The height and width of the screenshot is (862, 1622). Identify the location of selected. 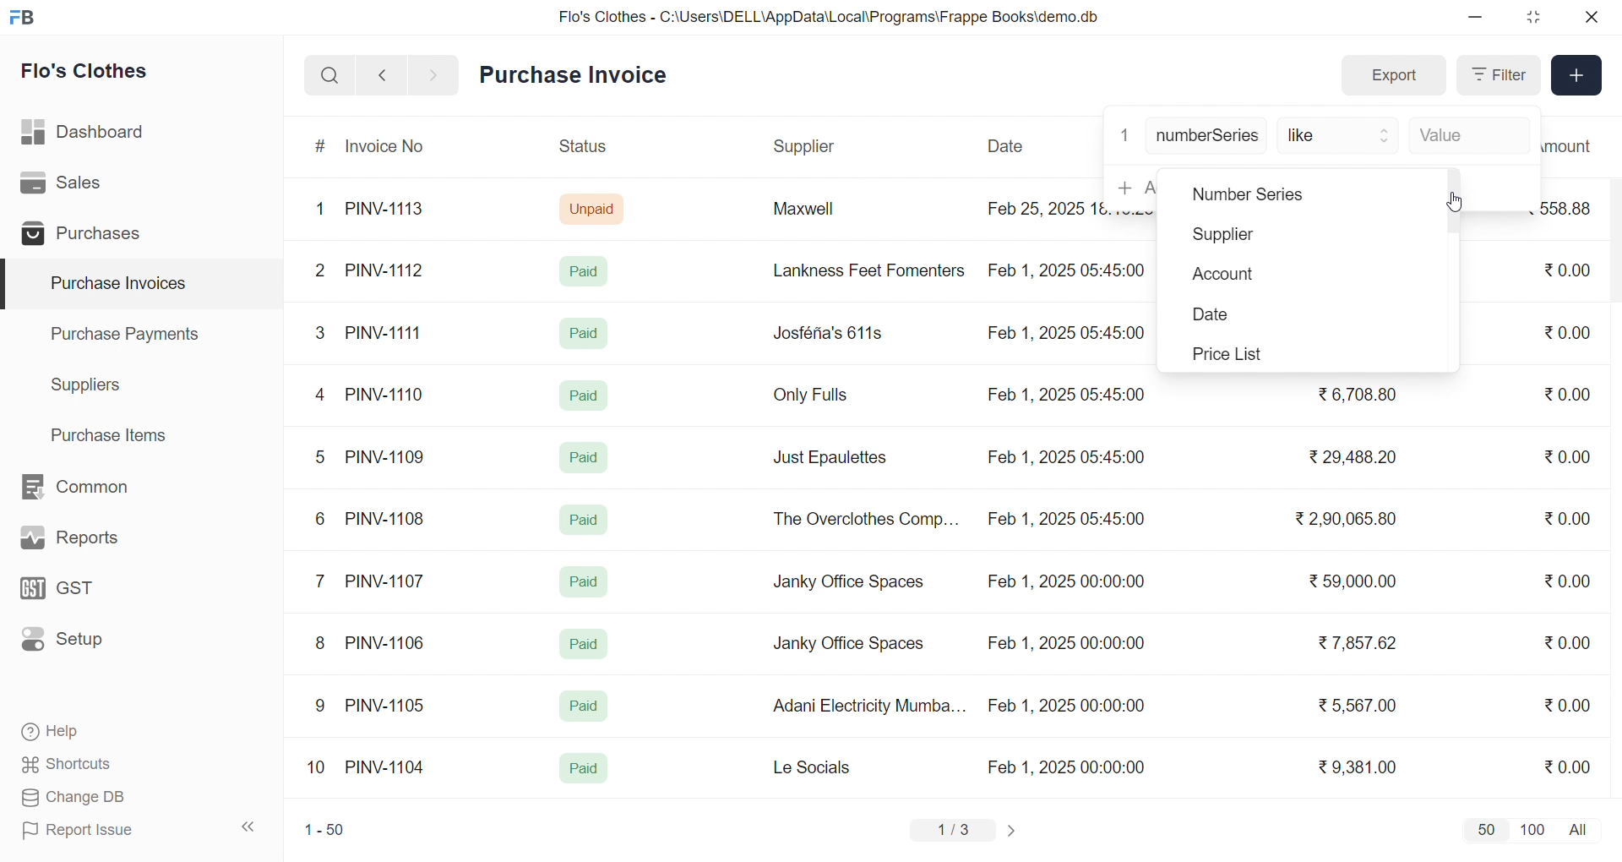
(10, 285).